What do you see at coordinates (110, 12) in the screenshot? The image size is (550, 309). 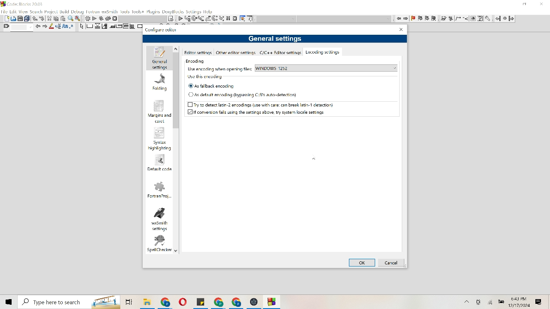 I see `wxsmith` at bounding box center [110, 12].